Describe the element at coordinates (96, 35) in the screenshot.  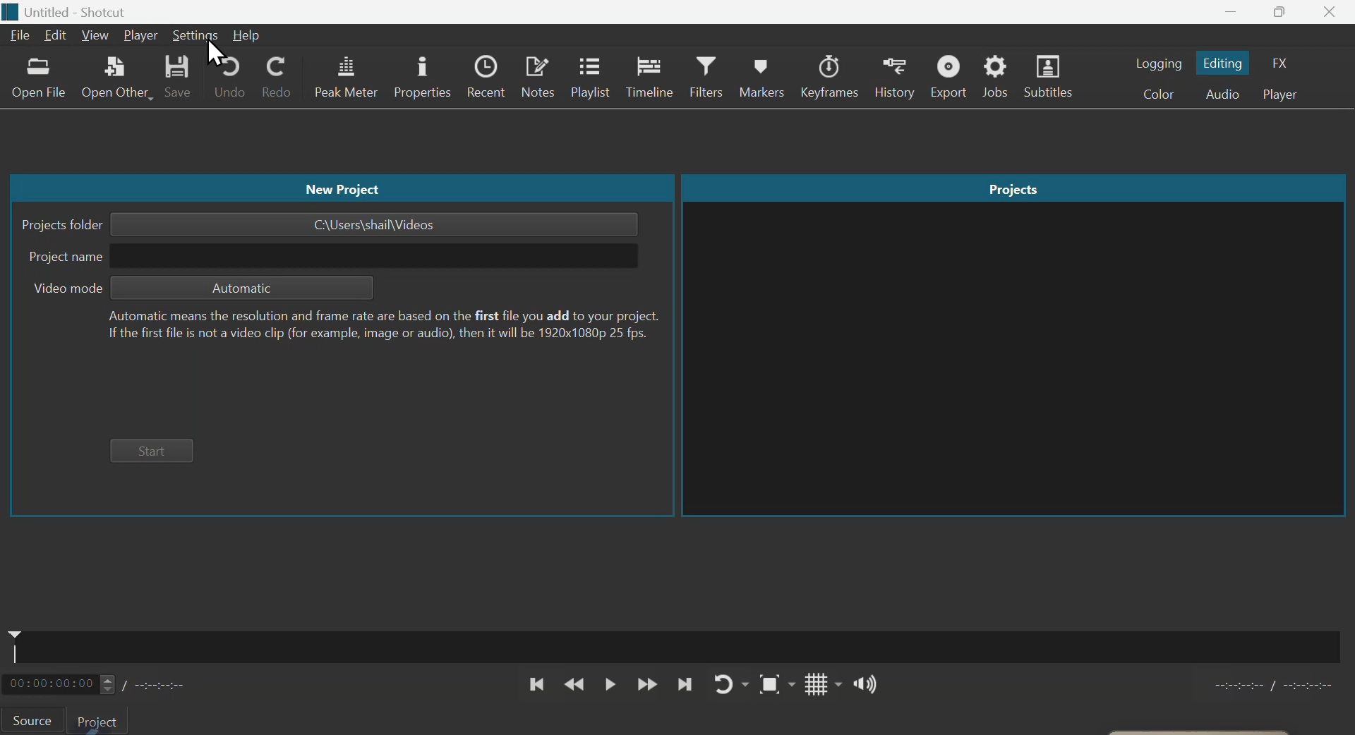
I see `View` at that location.